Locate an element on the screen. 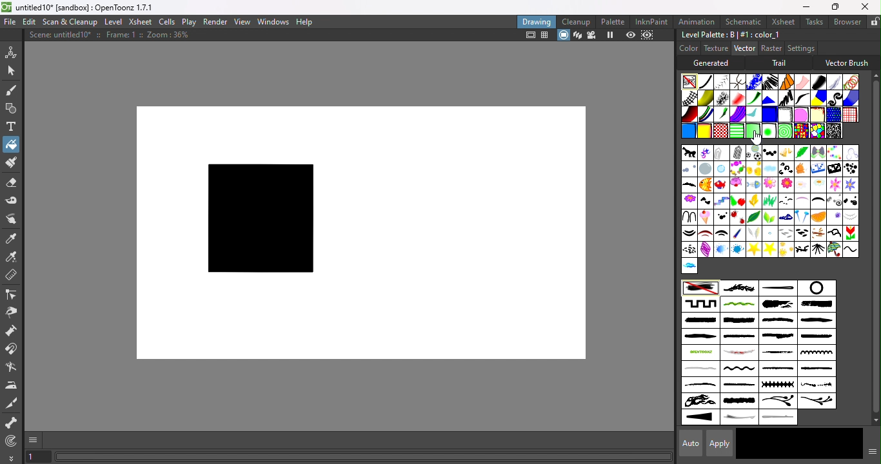  Edit is located at coordinates (28, 23).